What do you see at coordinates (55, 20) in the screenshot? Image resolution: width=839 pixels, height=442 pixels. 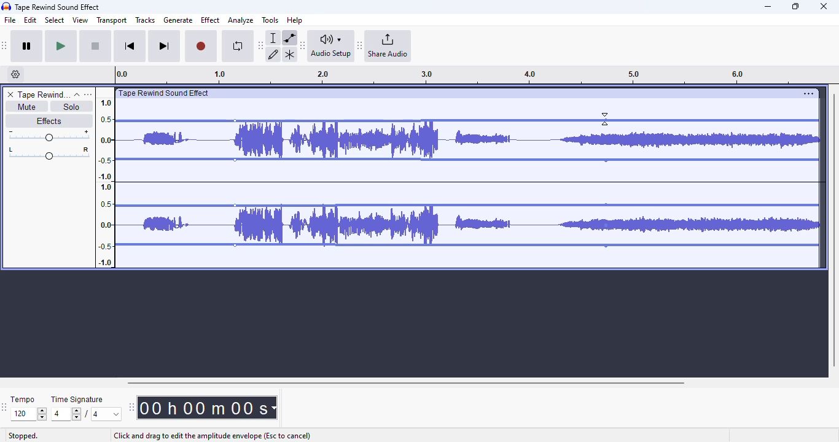 I see `select` at bounding box center [55, 20].